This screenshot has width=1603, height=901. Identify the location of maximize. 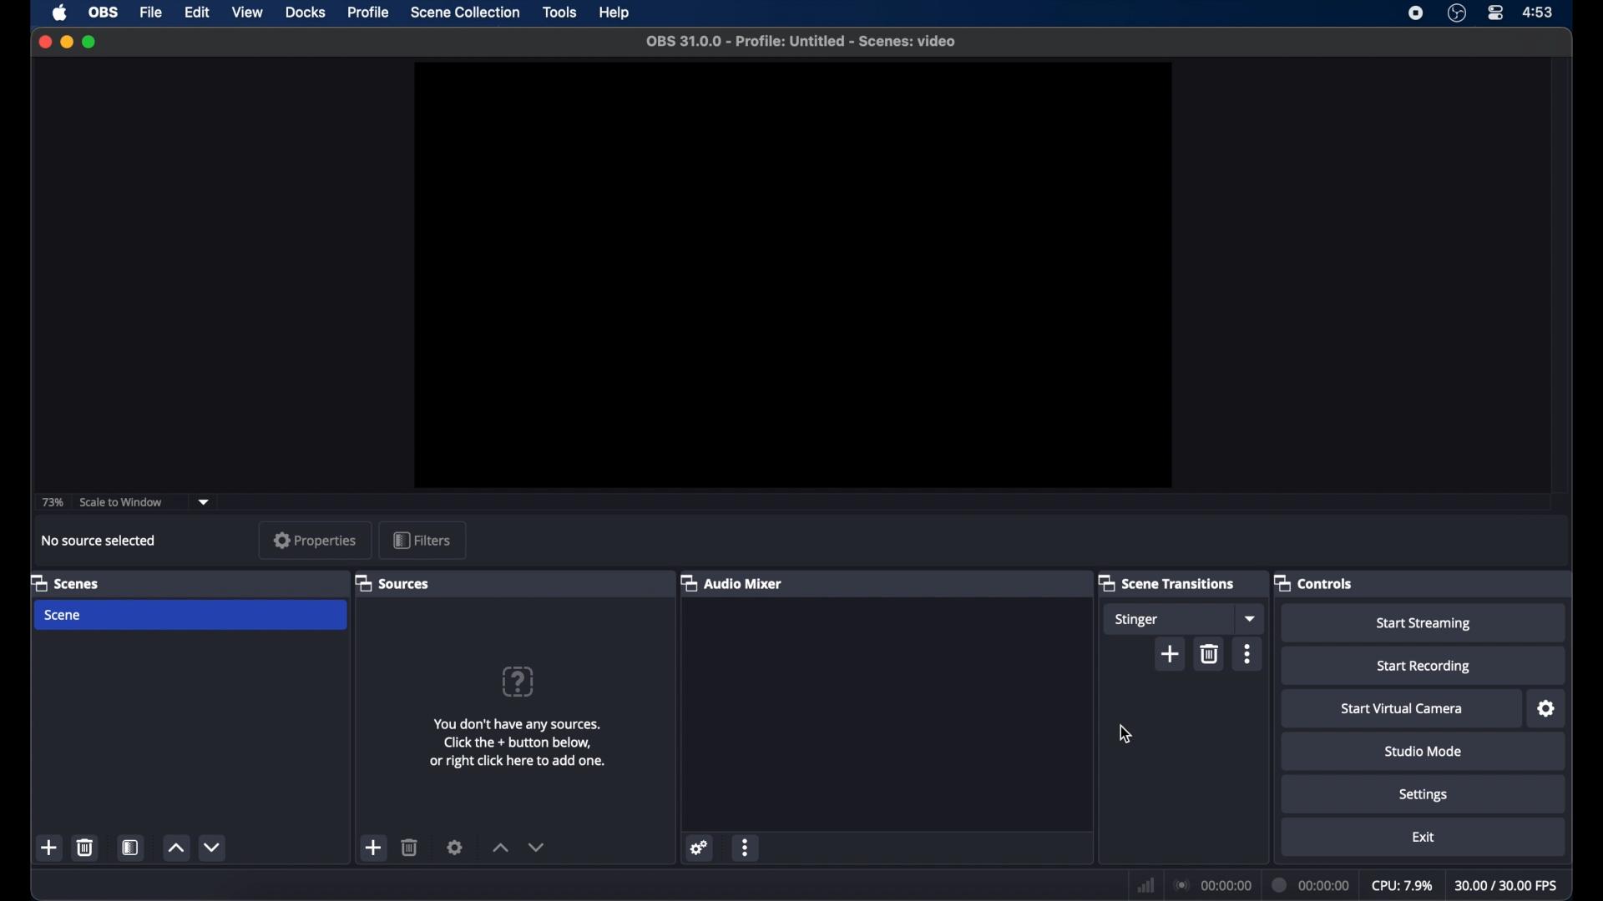
(90, 41).